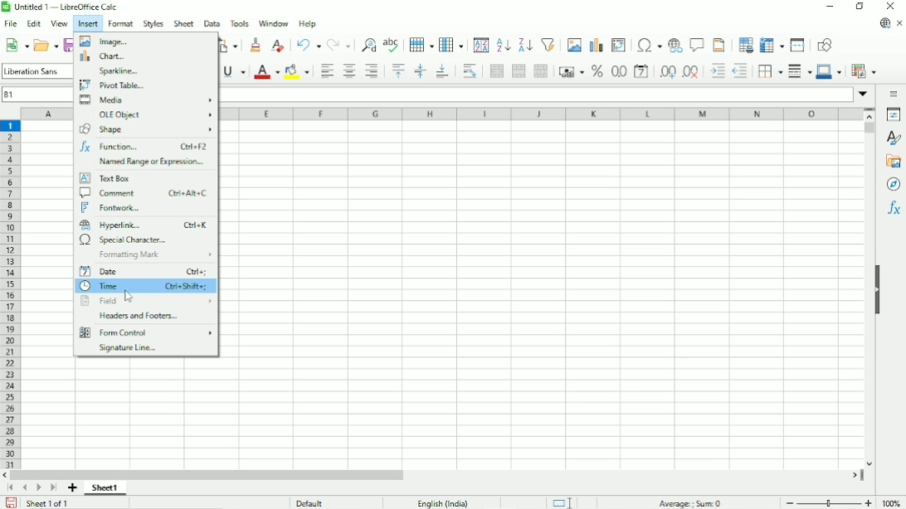  What do you see at coordinates (830, 7) in the screenshot?
I see `Minimize` at bounding box center [830, 7].